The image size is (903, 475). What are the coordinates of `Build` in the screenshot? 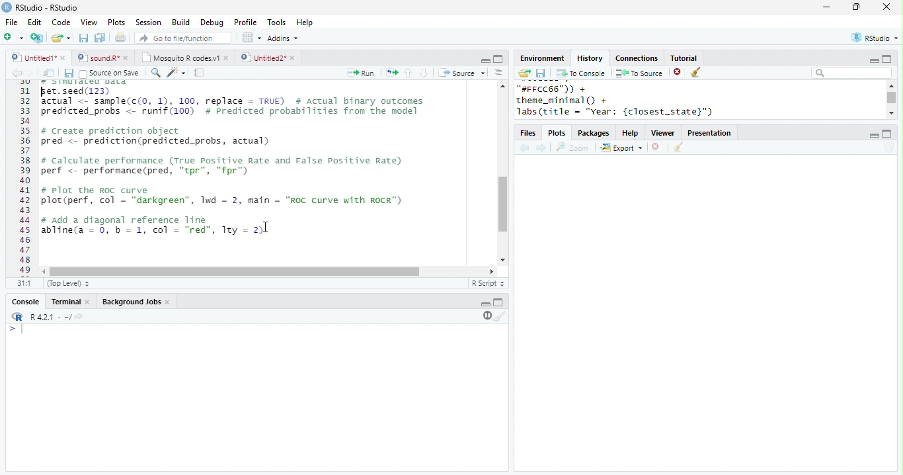 It's located at (180, 22).